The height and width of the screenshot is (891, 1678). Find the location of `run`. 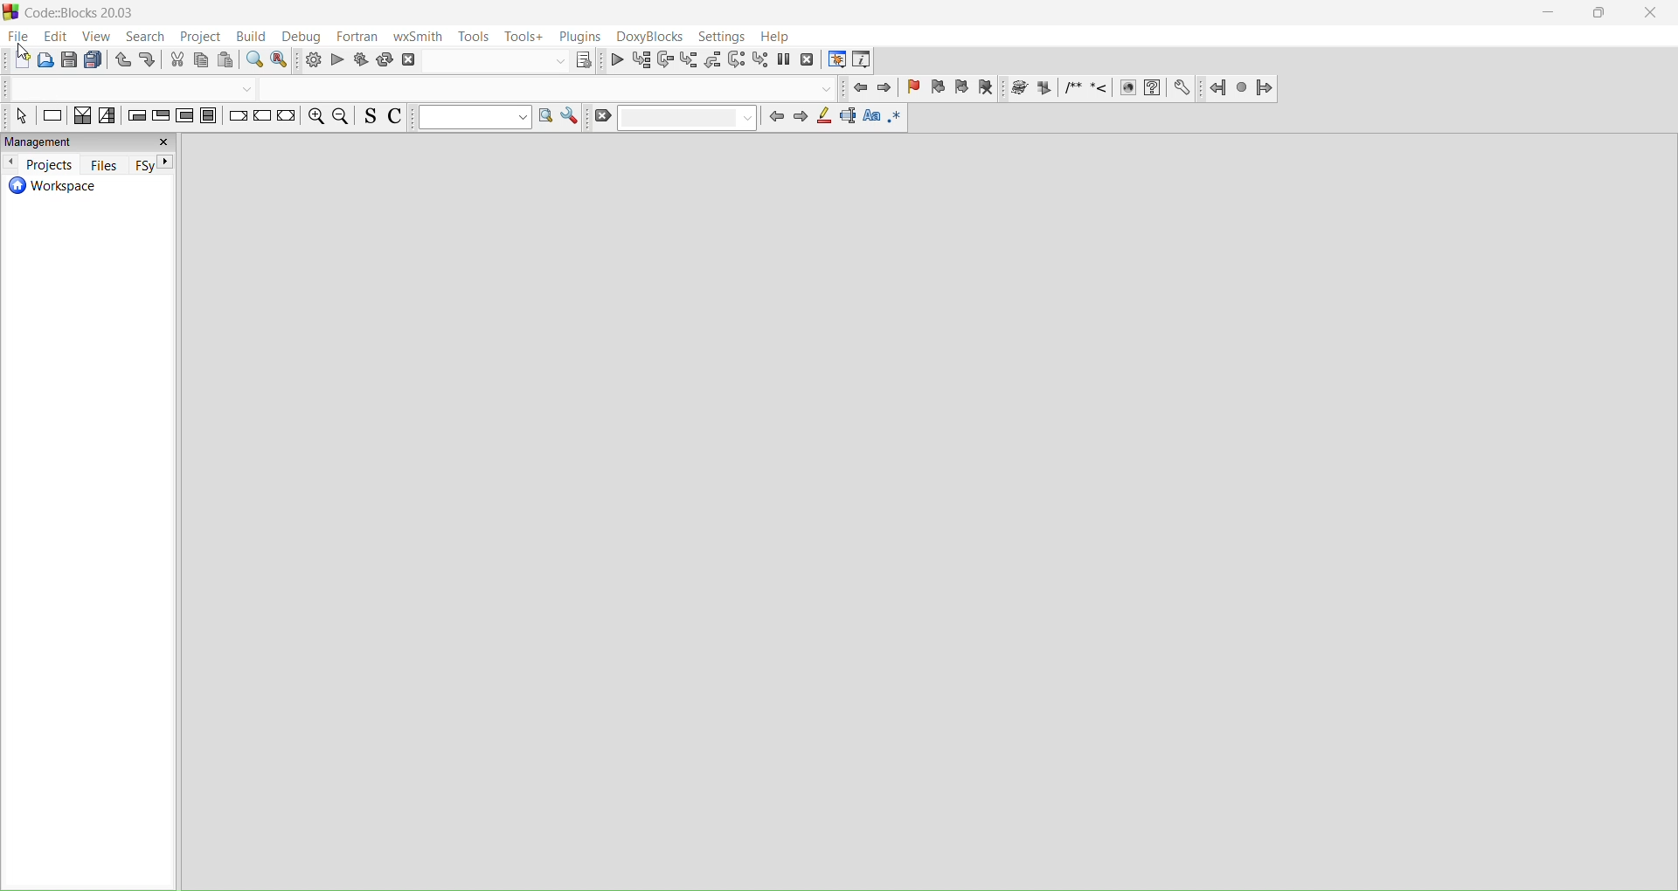

run is located at coordinates (337, 59).